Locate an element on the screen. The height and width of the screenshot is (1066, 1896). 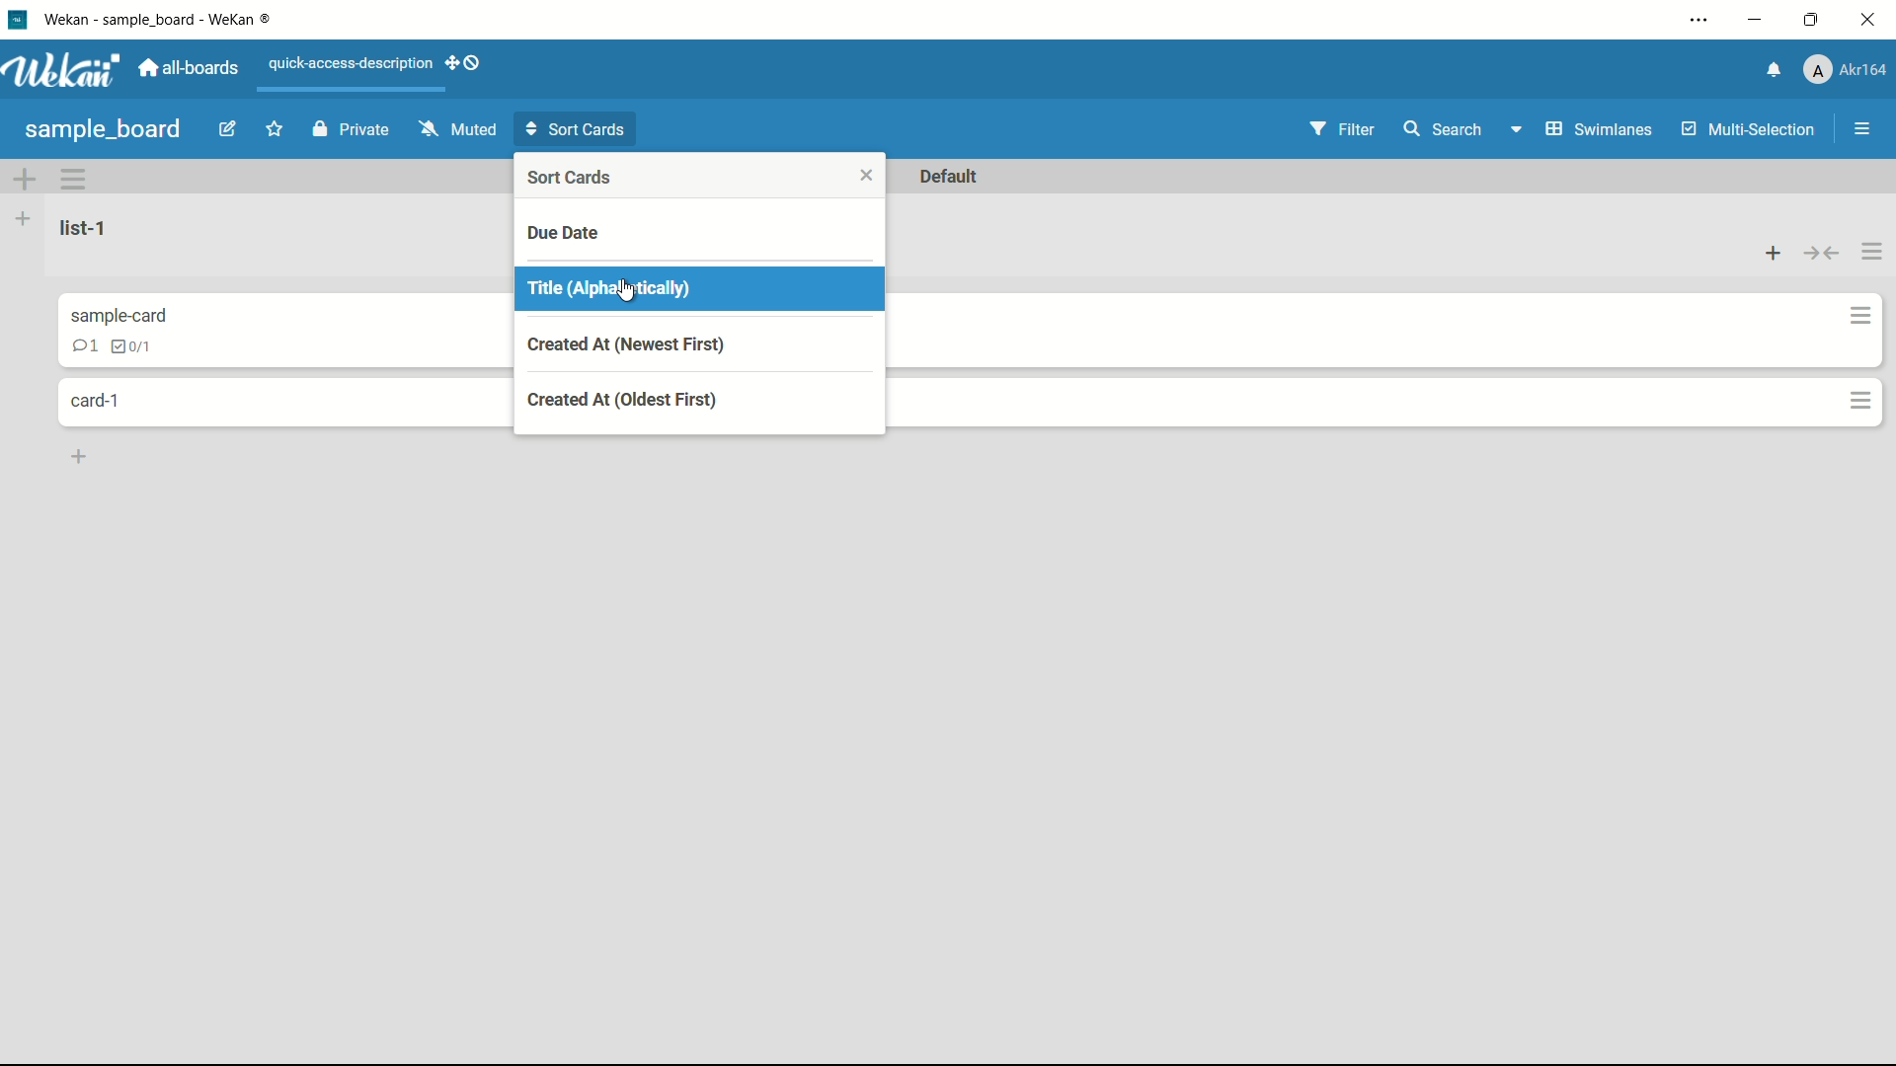
profile is located at coordinates (1845, 69).